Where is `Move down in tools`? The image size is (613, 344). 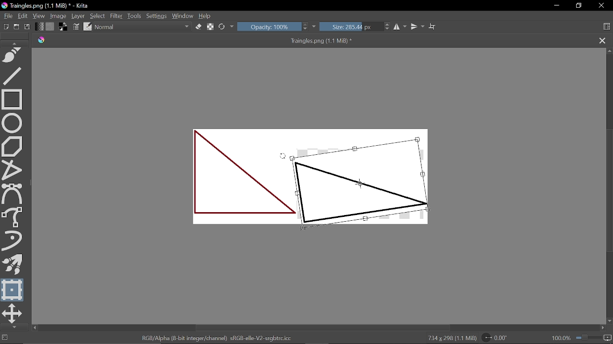
Move down in tools is located at coordinates (12, 327).